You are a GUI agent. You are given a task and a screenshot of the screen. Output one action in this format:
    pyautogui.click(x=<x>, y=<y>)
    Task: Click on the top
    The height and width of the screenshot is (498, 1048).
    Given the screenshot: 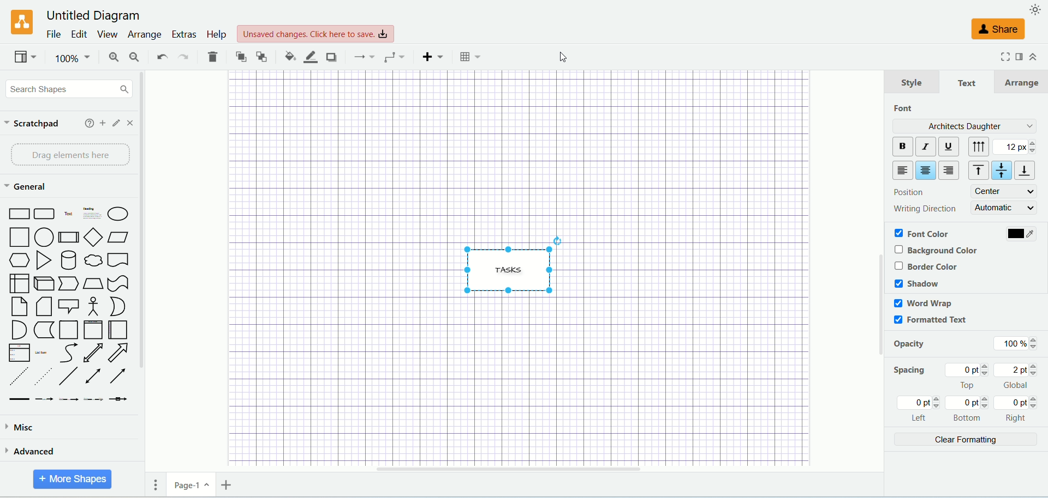 What is the action you would take?
    pyautogui.click(x=975, y=172)
    